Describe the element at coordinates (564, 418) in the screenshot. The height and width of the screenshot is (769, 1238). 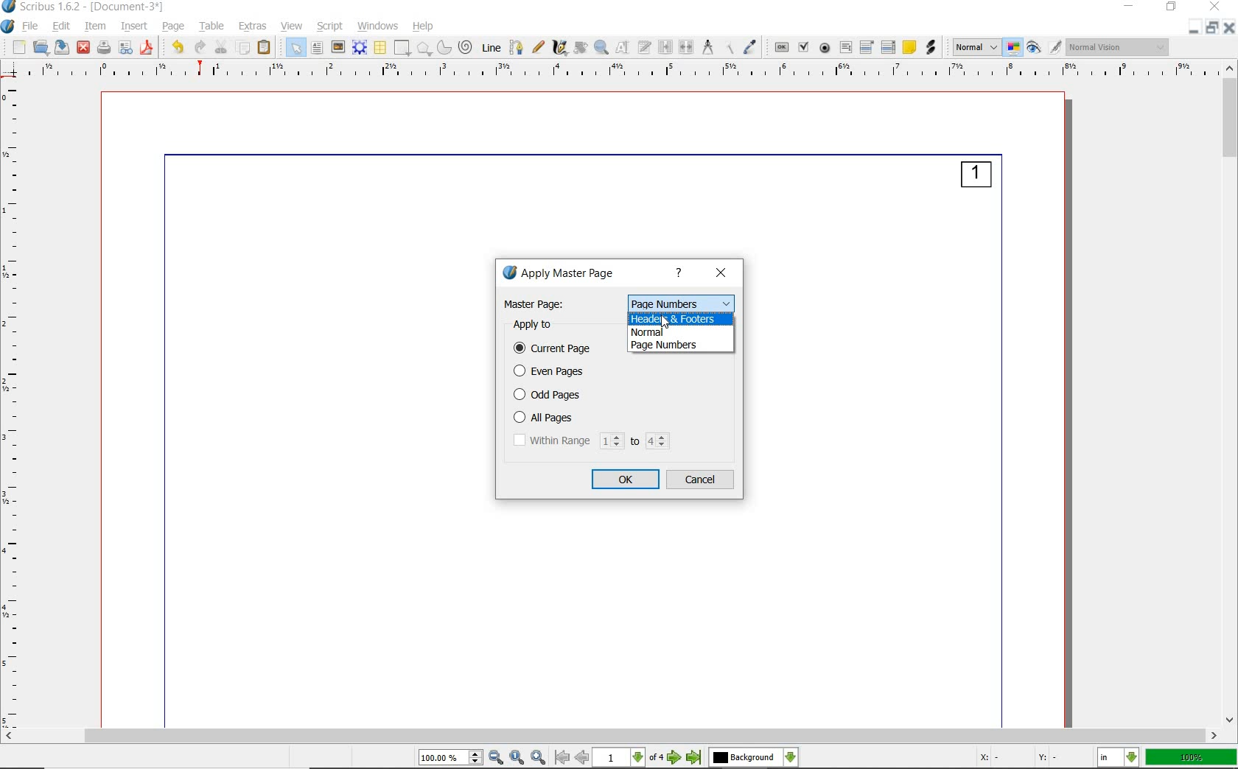
I see `all pages` at that location.